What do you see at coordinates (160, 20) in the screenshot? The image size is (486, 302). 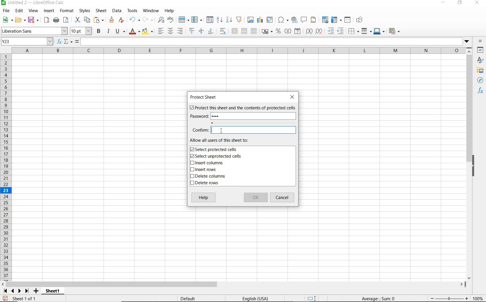 I see `FIND AND REPLACE` at bounding box center [160, 20].